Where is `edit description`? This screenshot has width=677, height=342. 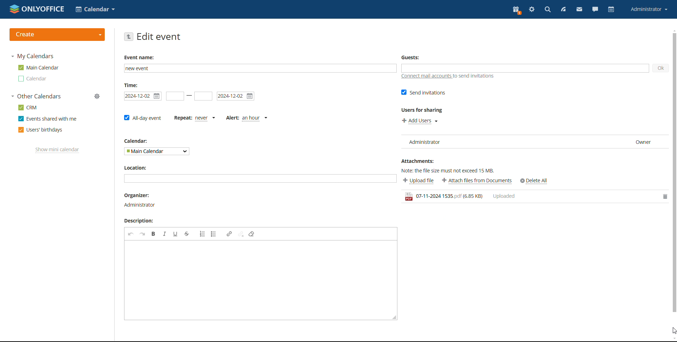
edit description is located at coordinates (257, 280).